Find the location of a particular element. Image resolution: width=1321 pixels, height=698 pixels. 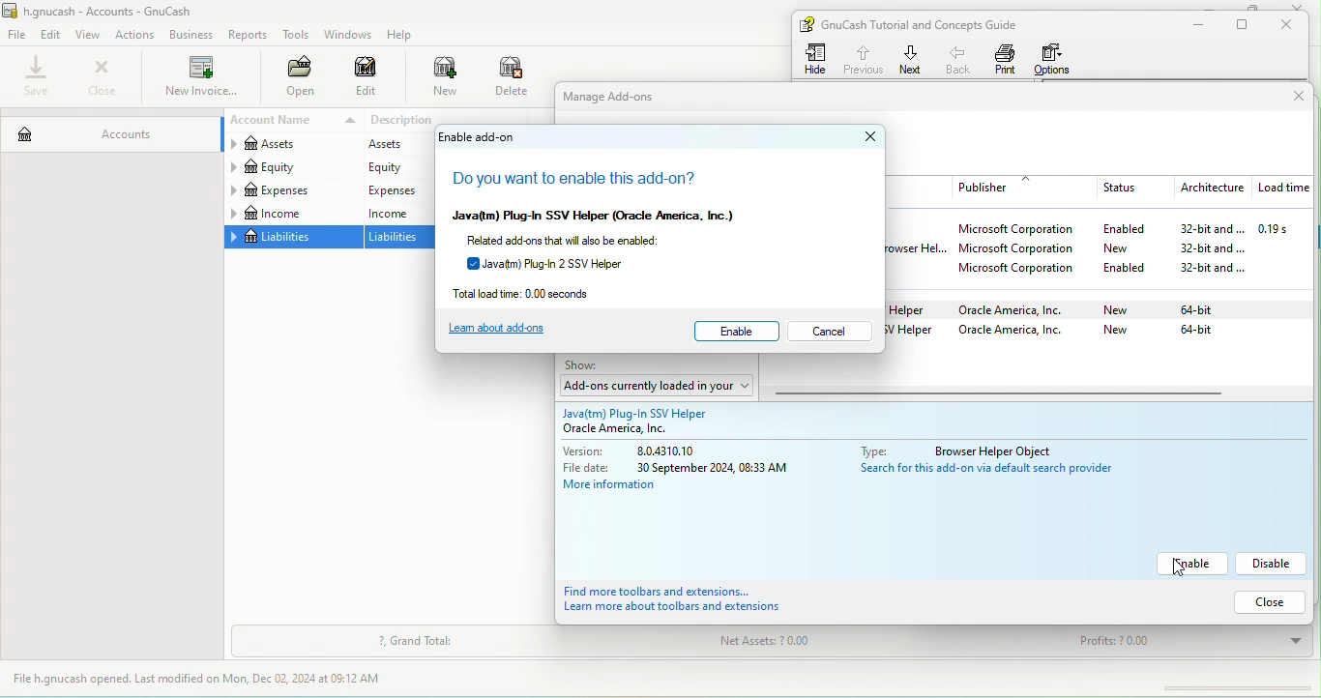

enabled is located at coordinates (1124, 230).